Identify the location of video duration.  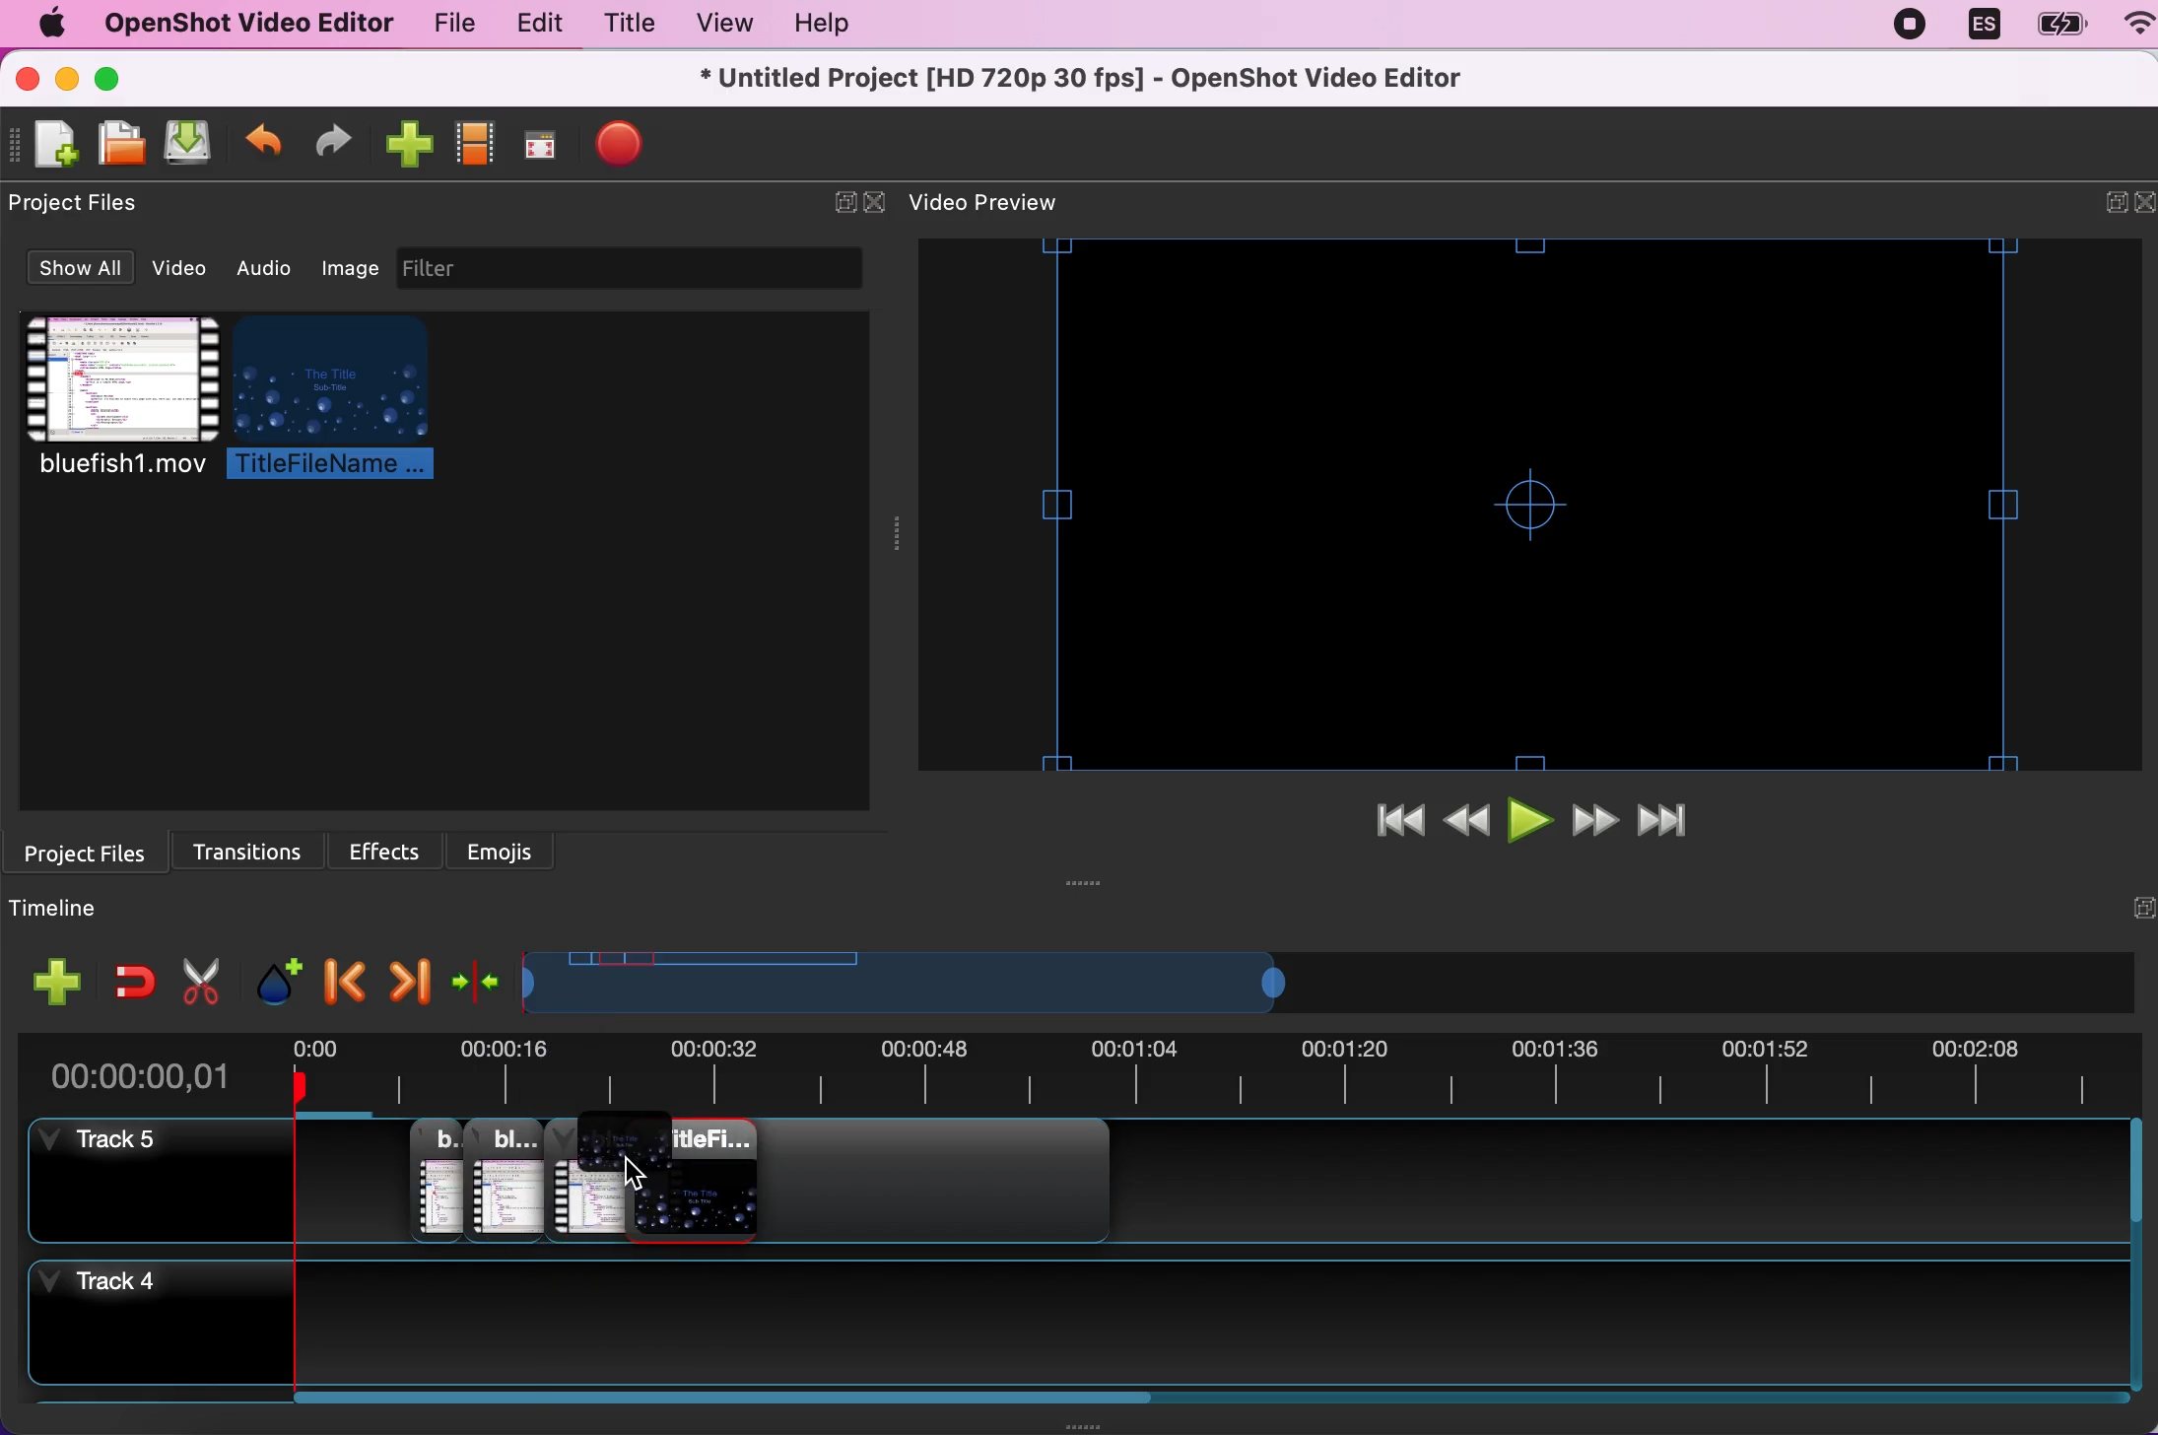
(1049, 984).